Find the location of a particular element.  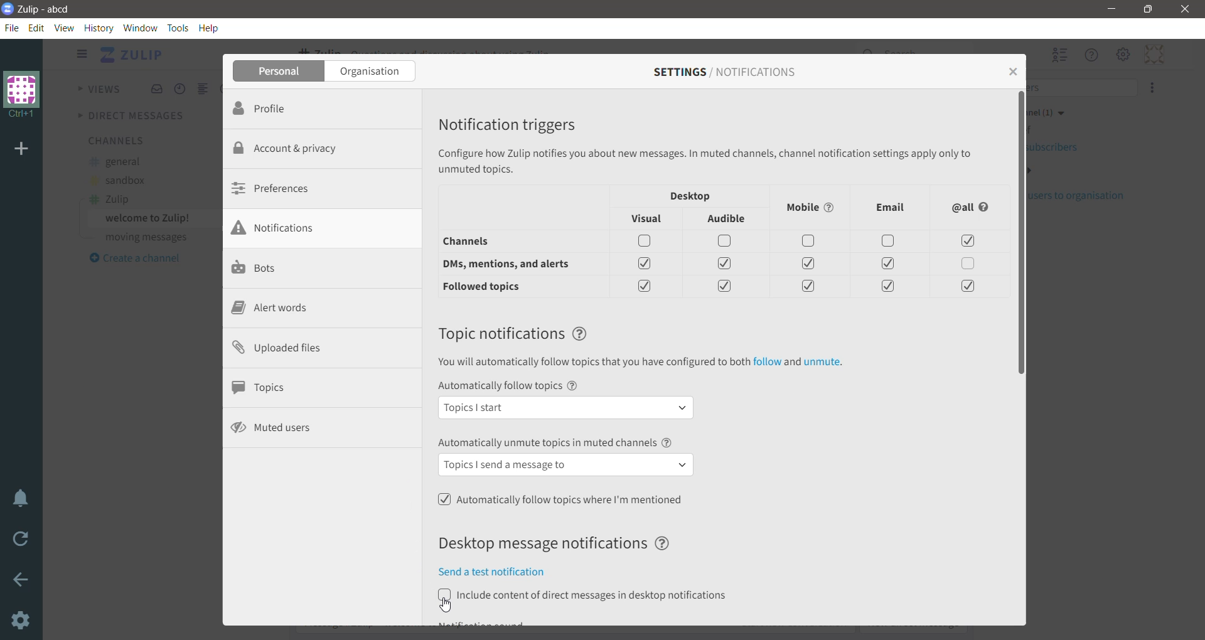

Muted users is located at coordinates (274, 427).